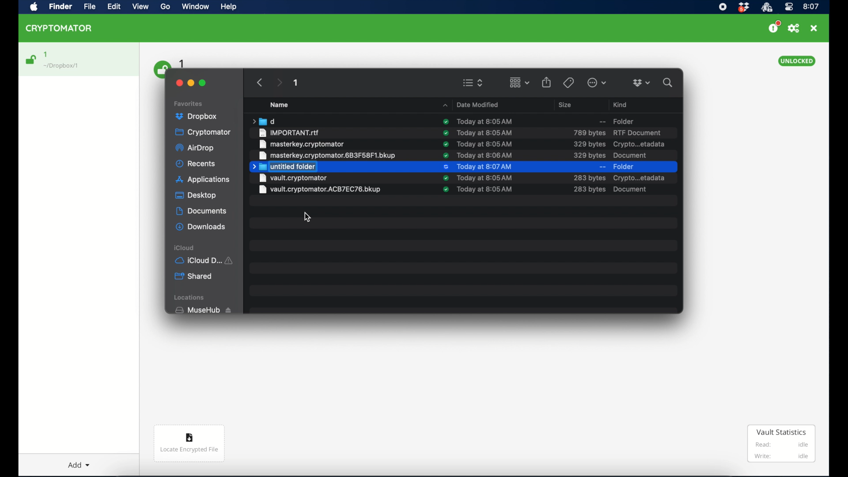 The width and height of the screenshot is (848, 477). Describe the element at coordinates (322, 191) in the screenshot. I see `file name` at that location.